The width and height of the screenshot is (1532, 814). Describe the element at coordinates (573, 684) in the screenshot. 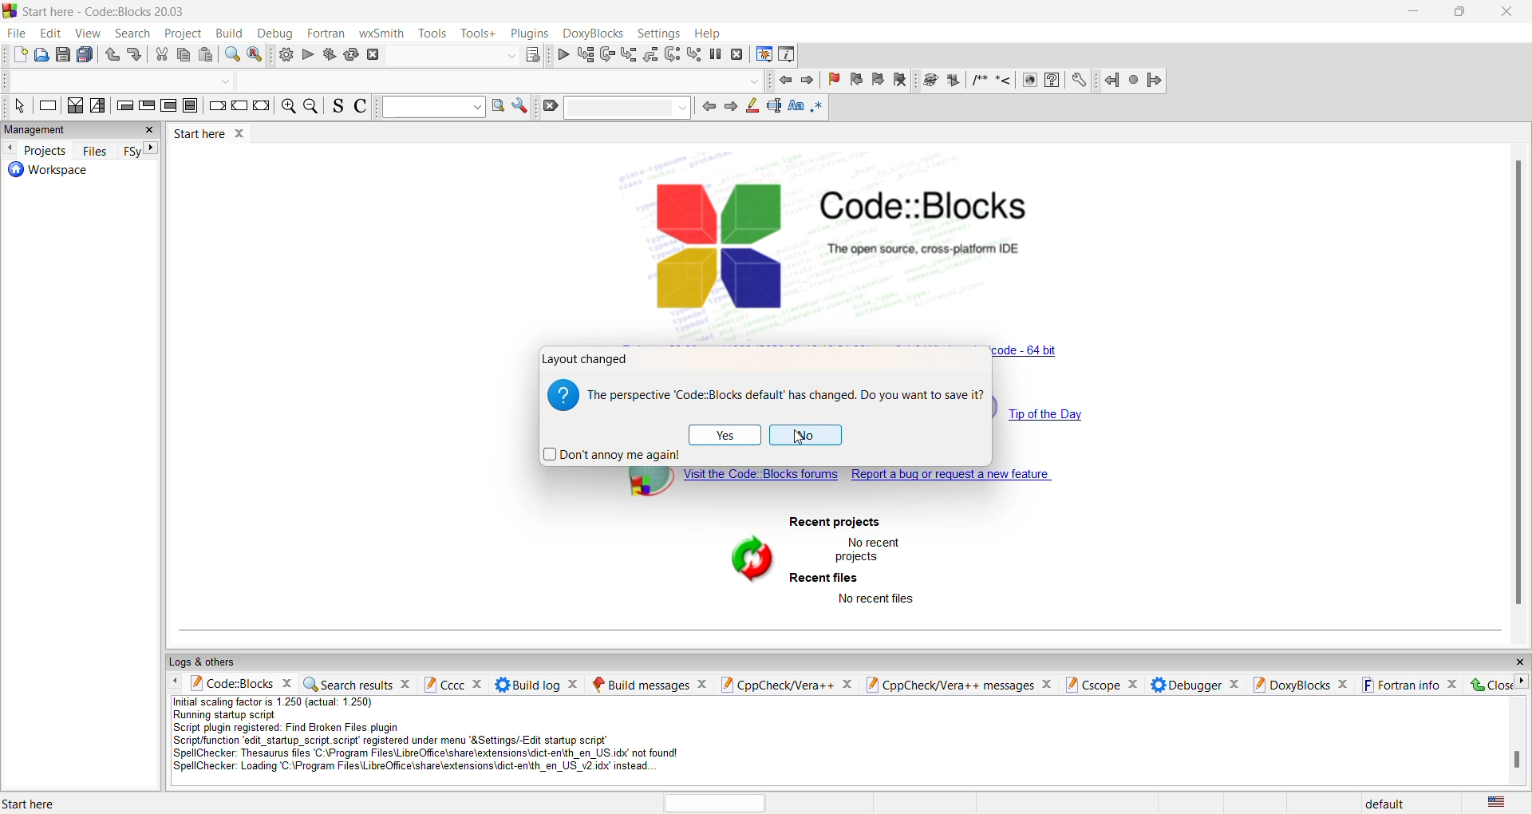

I see `close` at that location.